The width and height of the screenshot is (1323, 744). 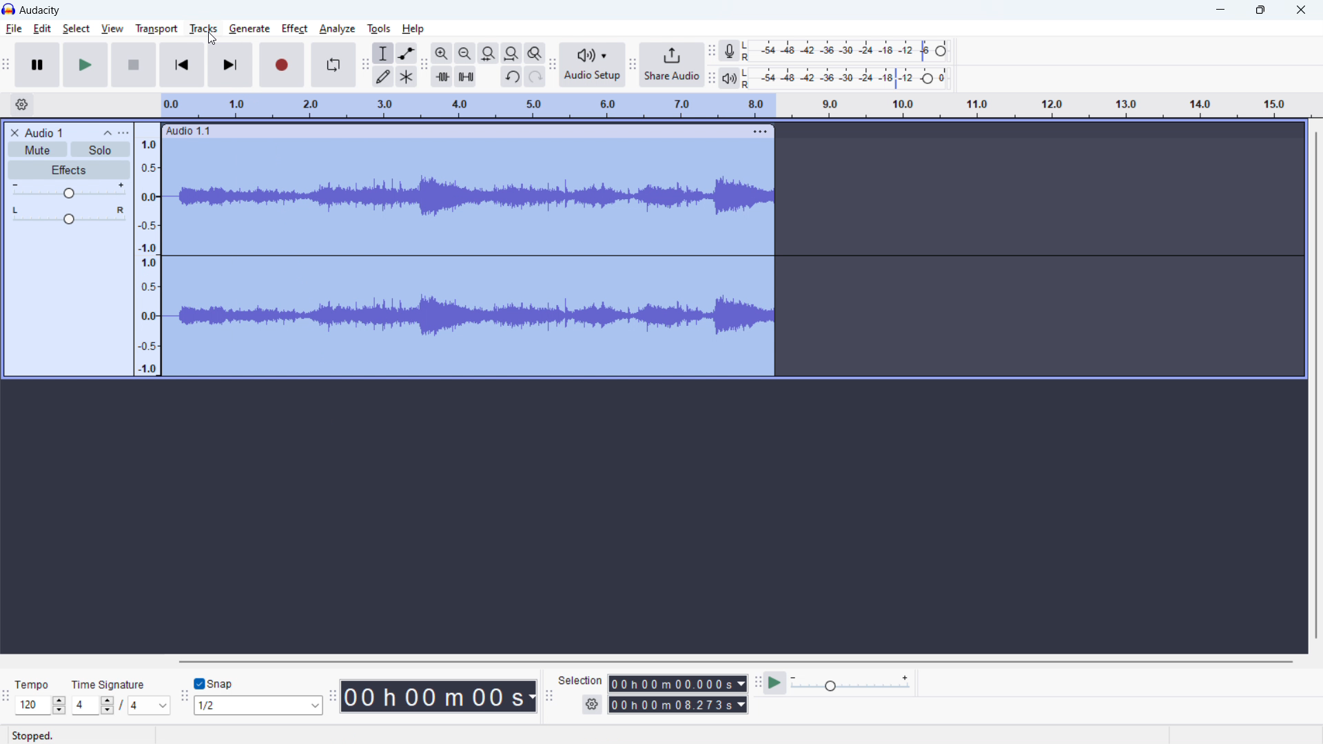 What do you see at coordinates (40, 10) in the screenshot?
I see `title` at bounding box center [40, 10].